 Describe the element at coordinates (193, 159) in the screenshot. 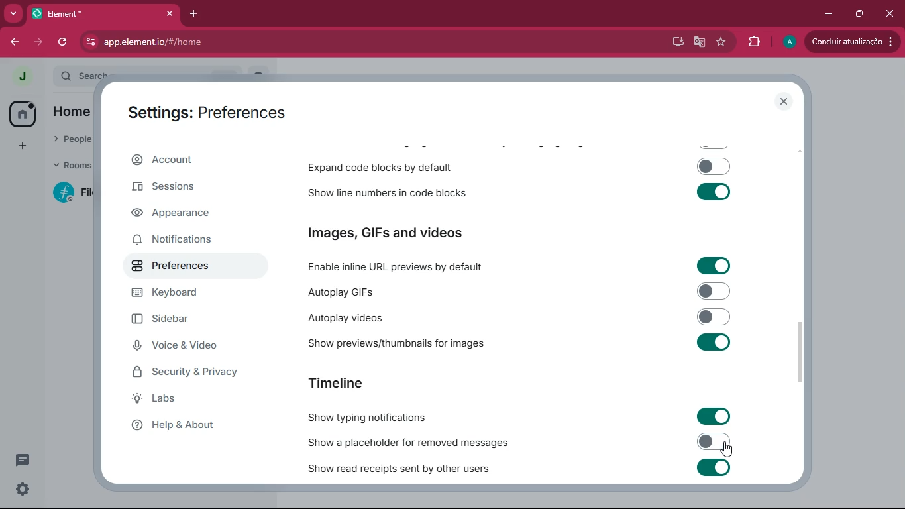

I see `account` at that location.